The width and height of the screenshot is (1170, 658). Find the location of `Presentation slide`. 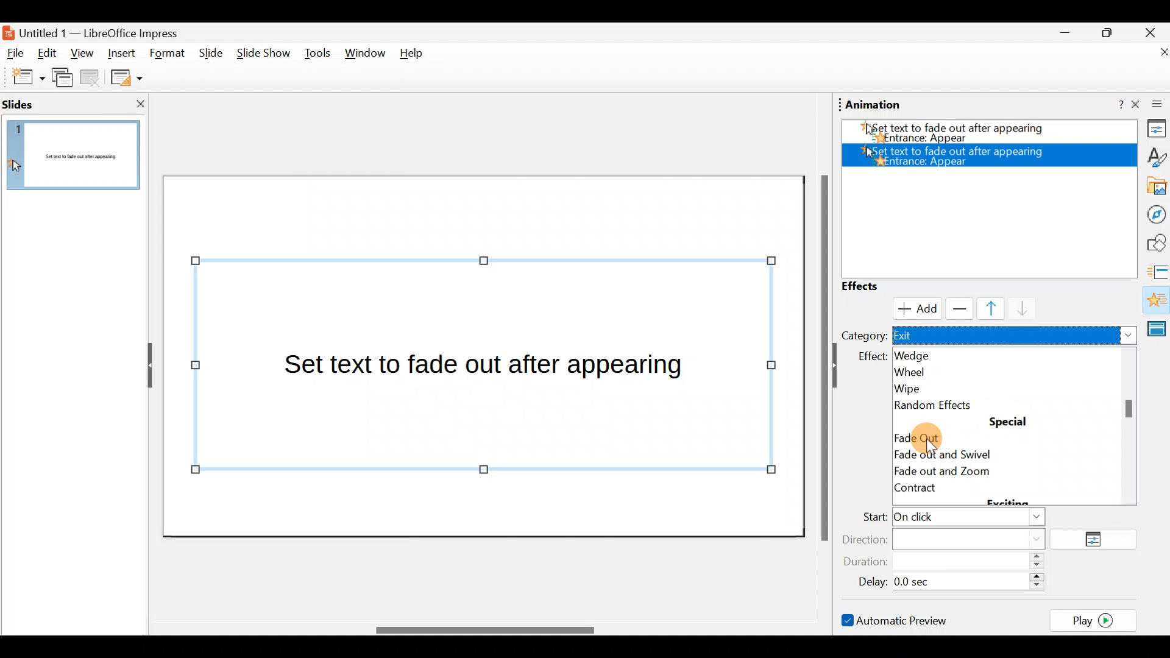

Presentation slide is located at coordinates (486, 355).